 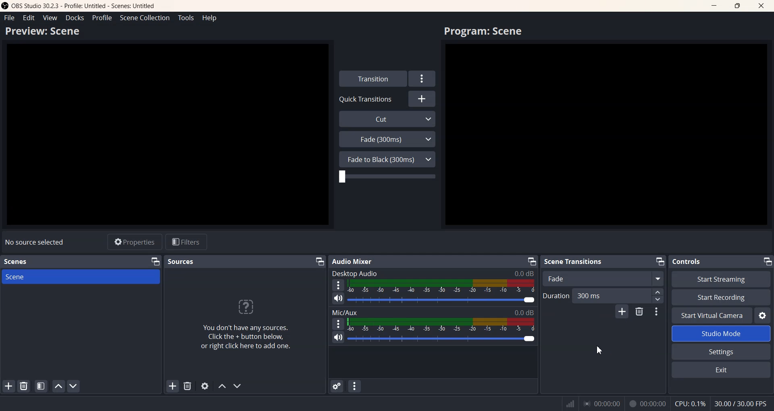 What do you see at coordinates (386, 139) in the screenshot?
I see `Fade` at bounding box center [386, 139].